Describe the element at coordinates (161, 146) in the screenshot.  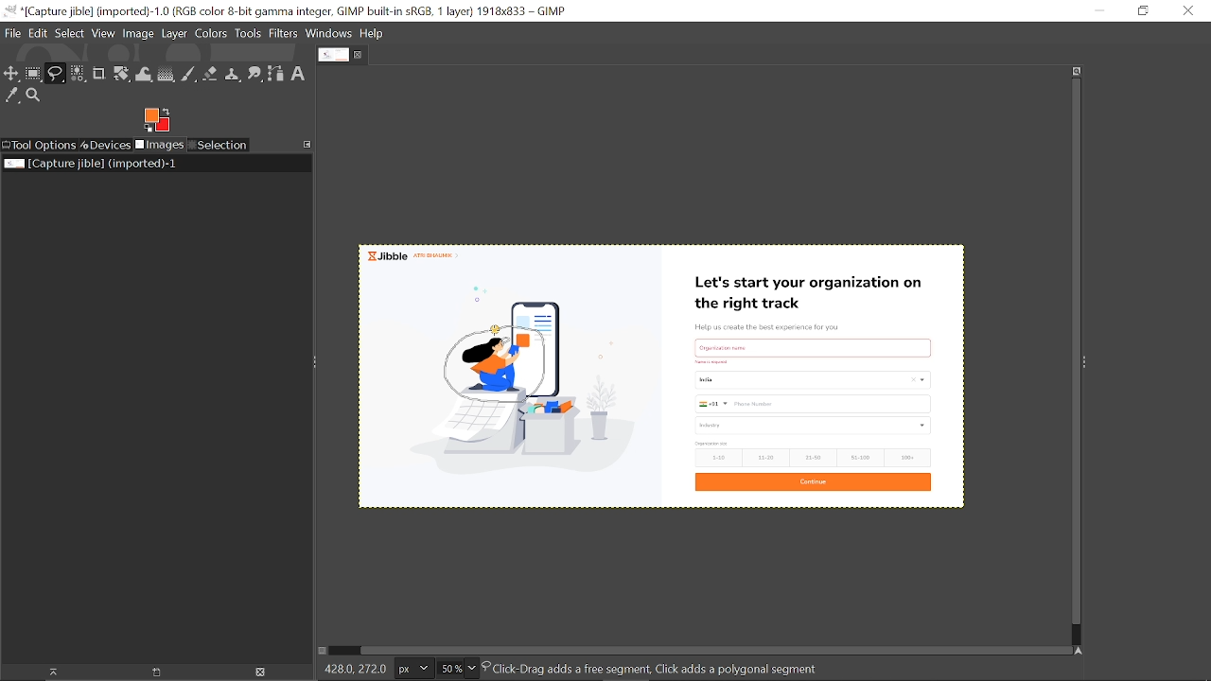
I see `Images` at that location.